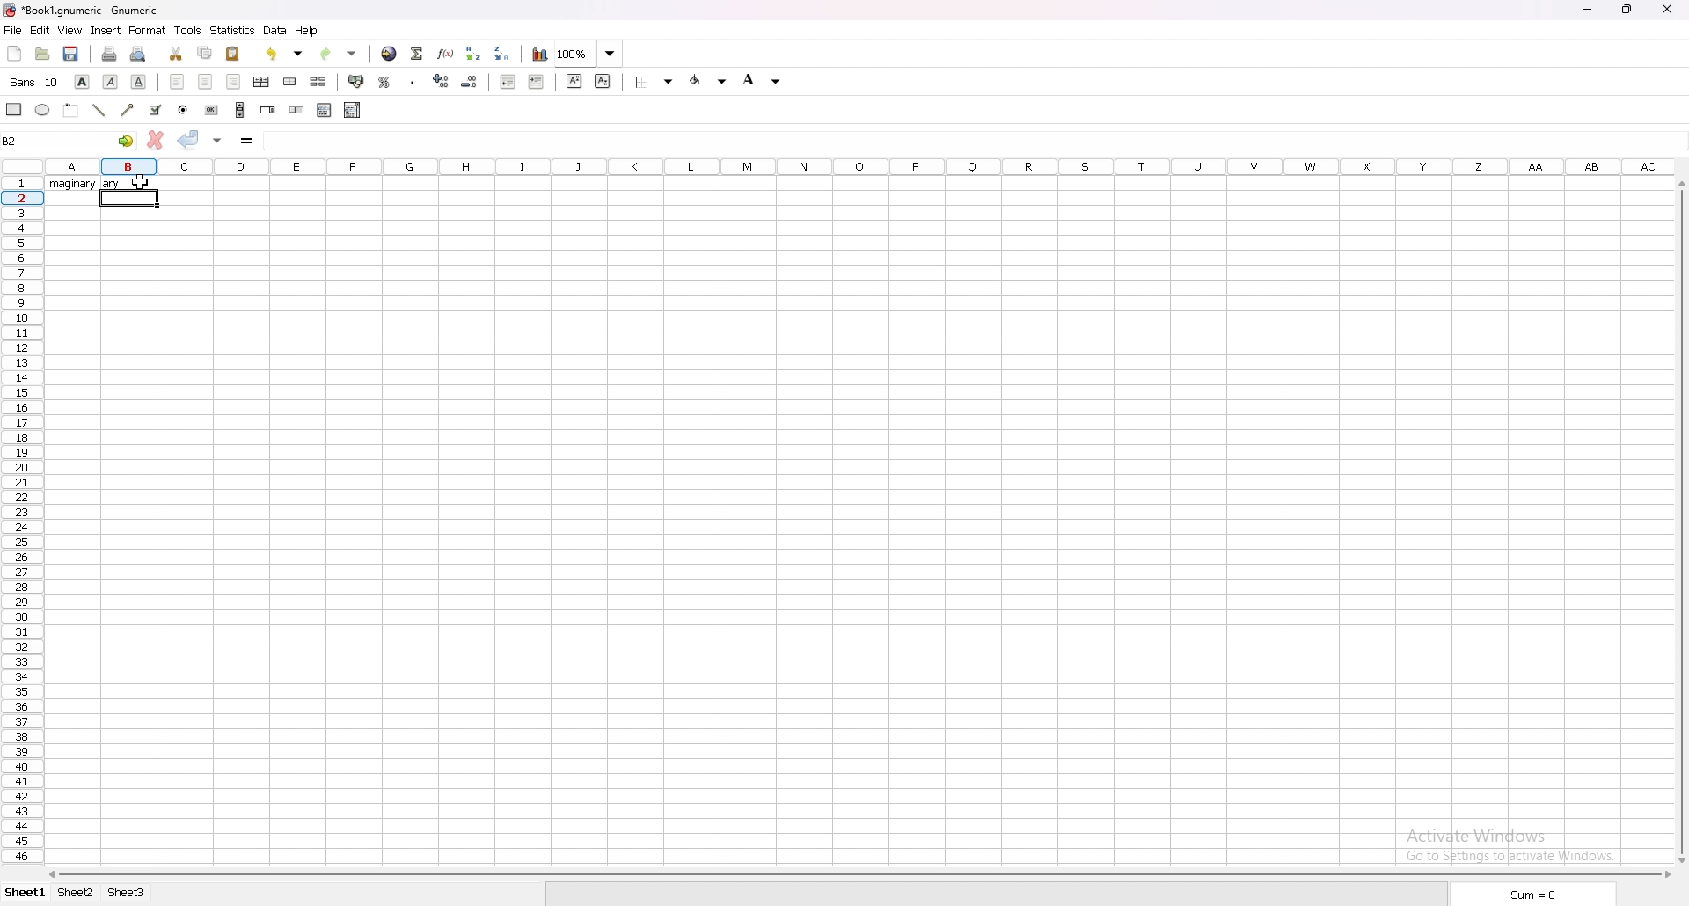 This screenshot has width=1689, height=906. What do you see at coordinates (127, 894) in the screenshot?
I see `sheet 3` at bounding box center [127, 894].